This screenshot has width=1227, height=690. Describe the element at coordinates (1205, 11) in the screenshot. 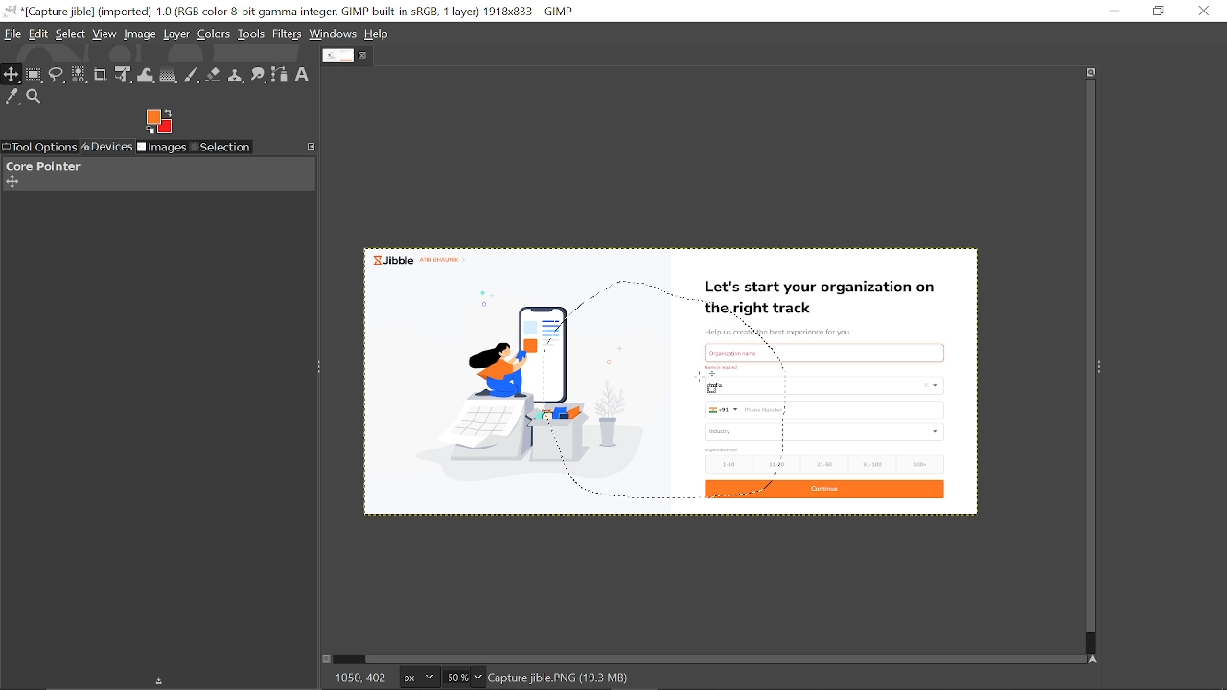

I see `Close` at that location.